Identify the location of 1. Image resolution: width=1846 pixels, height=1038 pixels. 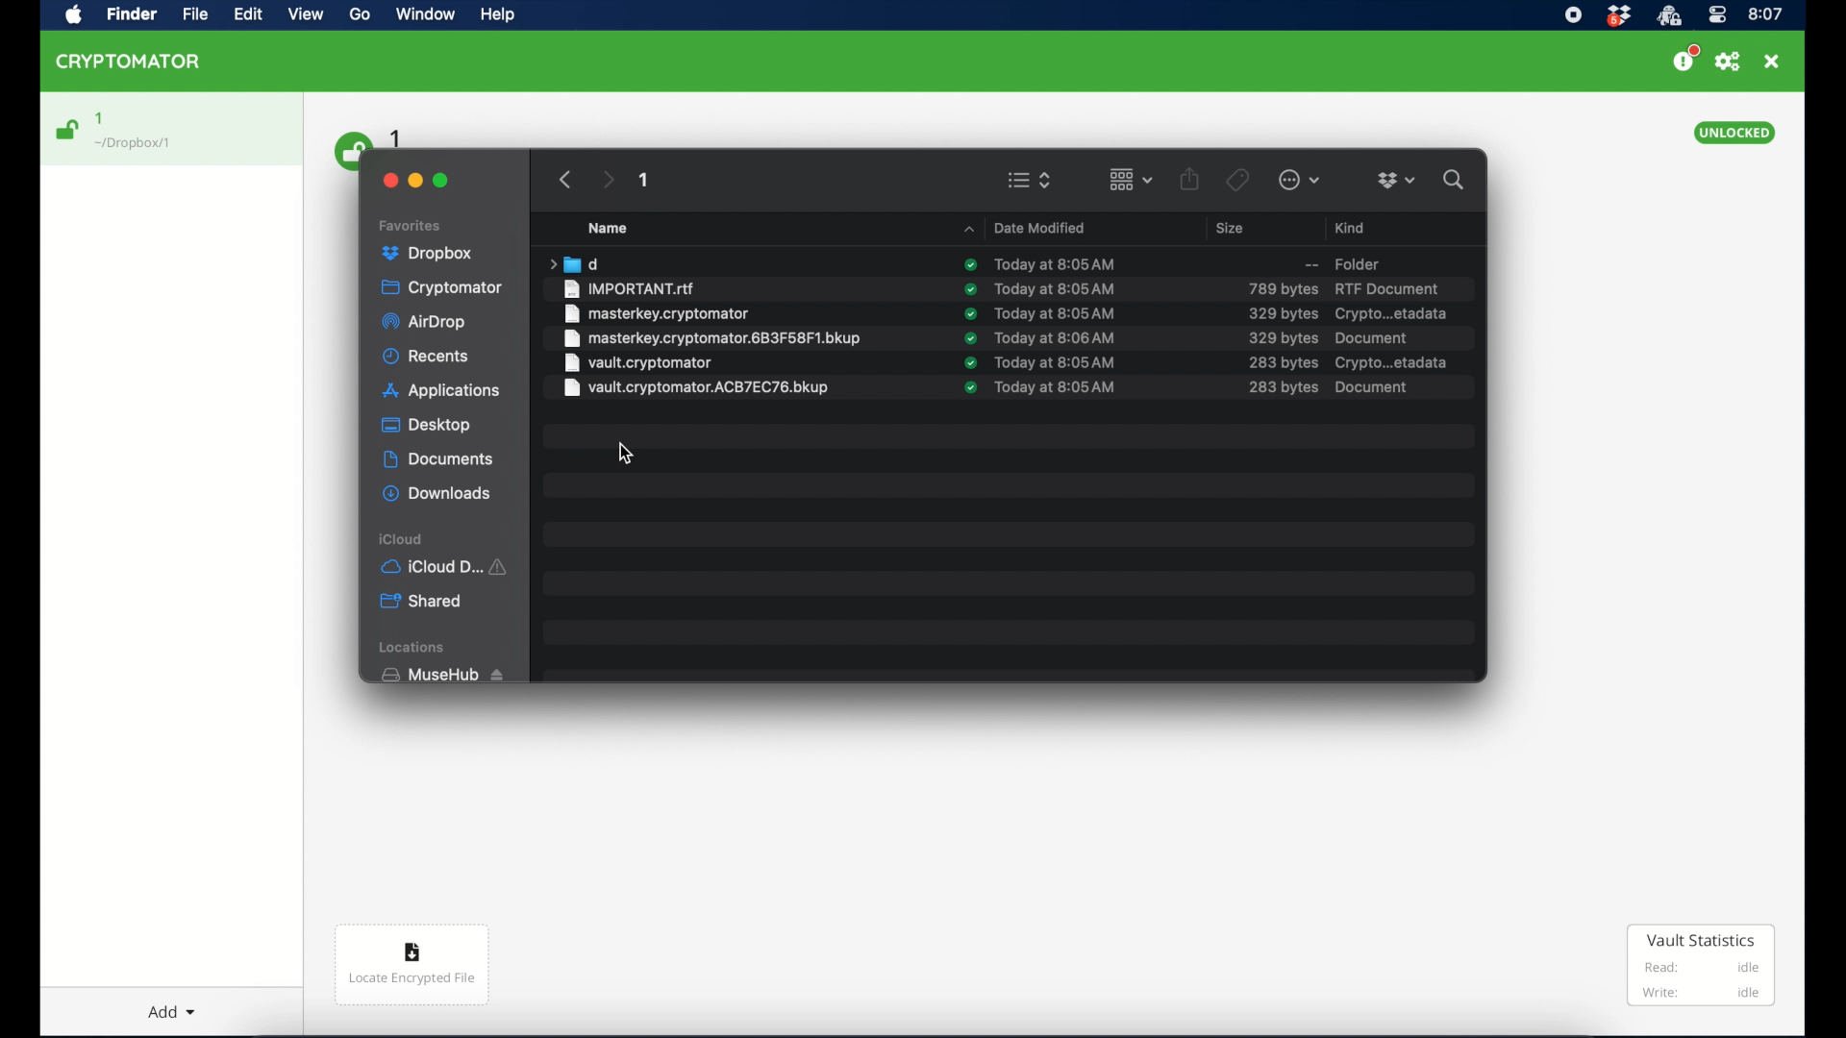
(645, 183).